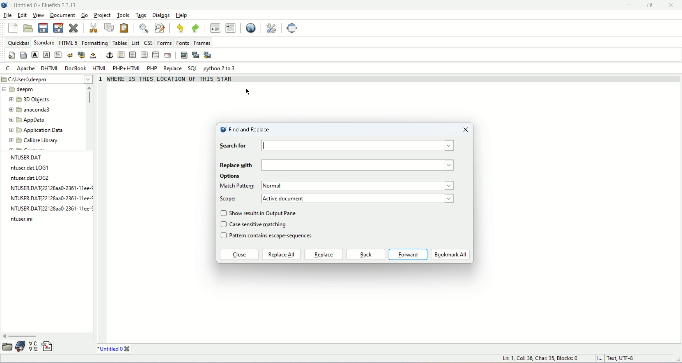  What do you see at coordinates (221, 69) in the screenshot?
I see `python 2 to 3` at bounding box center [221, 69].